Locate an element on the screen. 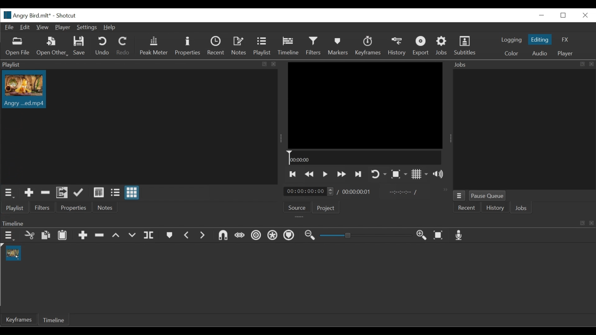 This screenshot has height=335, width=596. Sow volume control is located at coordinates (438, 174).